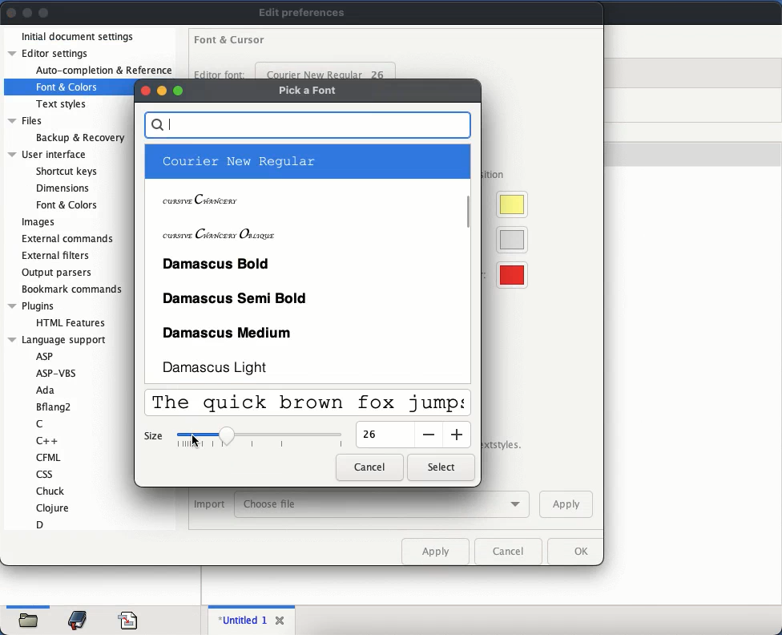 The height and width of the screenshot is (635, 782). I want to click on text styles, so click(63, 103).